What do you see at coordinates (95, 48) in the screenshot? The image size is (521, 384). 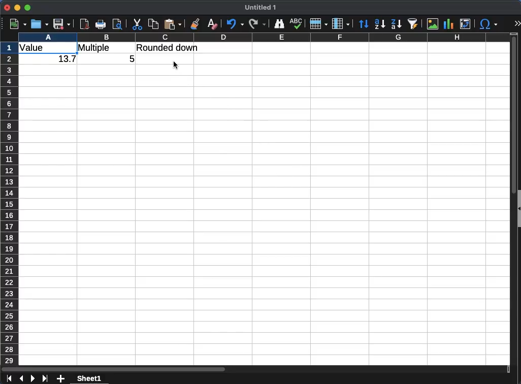 I see `multiple` at bounding box center [95, 48].